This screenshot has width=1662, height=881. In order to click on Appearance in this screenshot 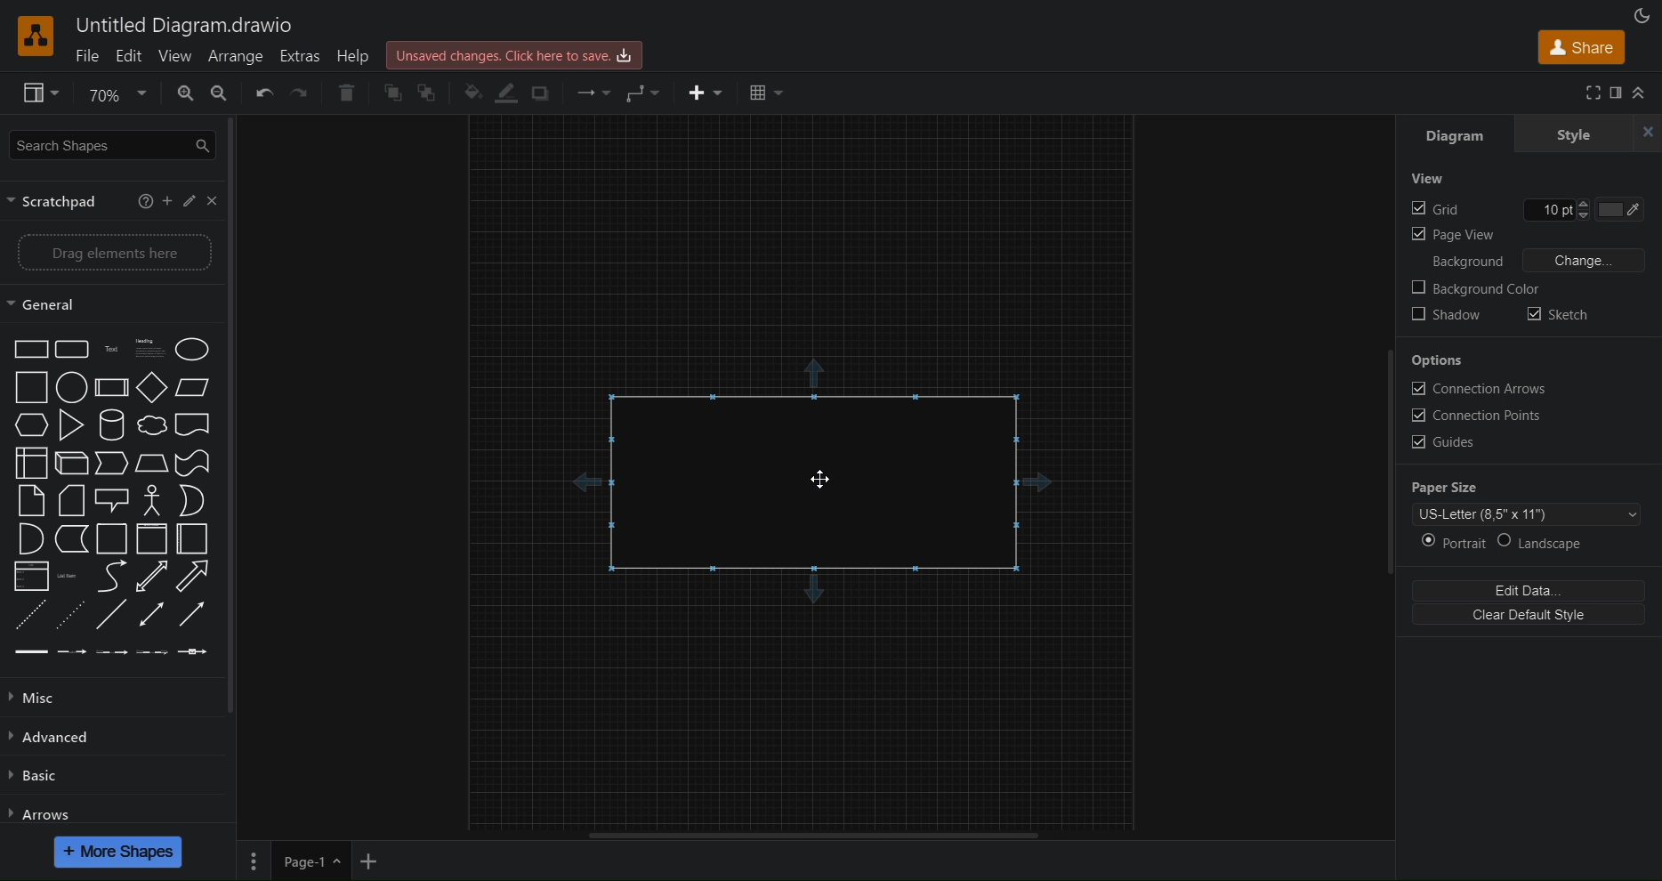, I will do `click(1639, 14)`.